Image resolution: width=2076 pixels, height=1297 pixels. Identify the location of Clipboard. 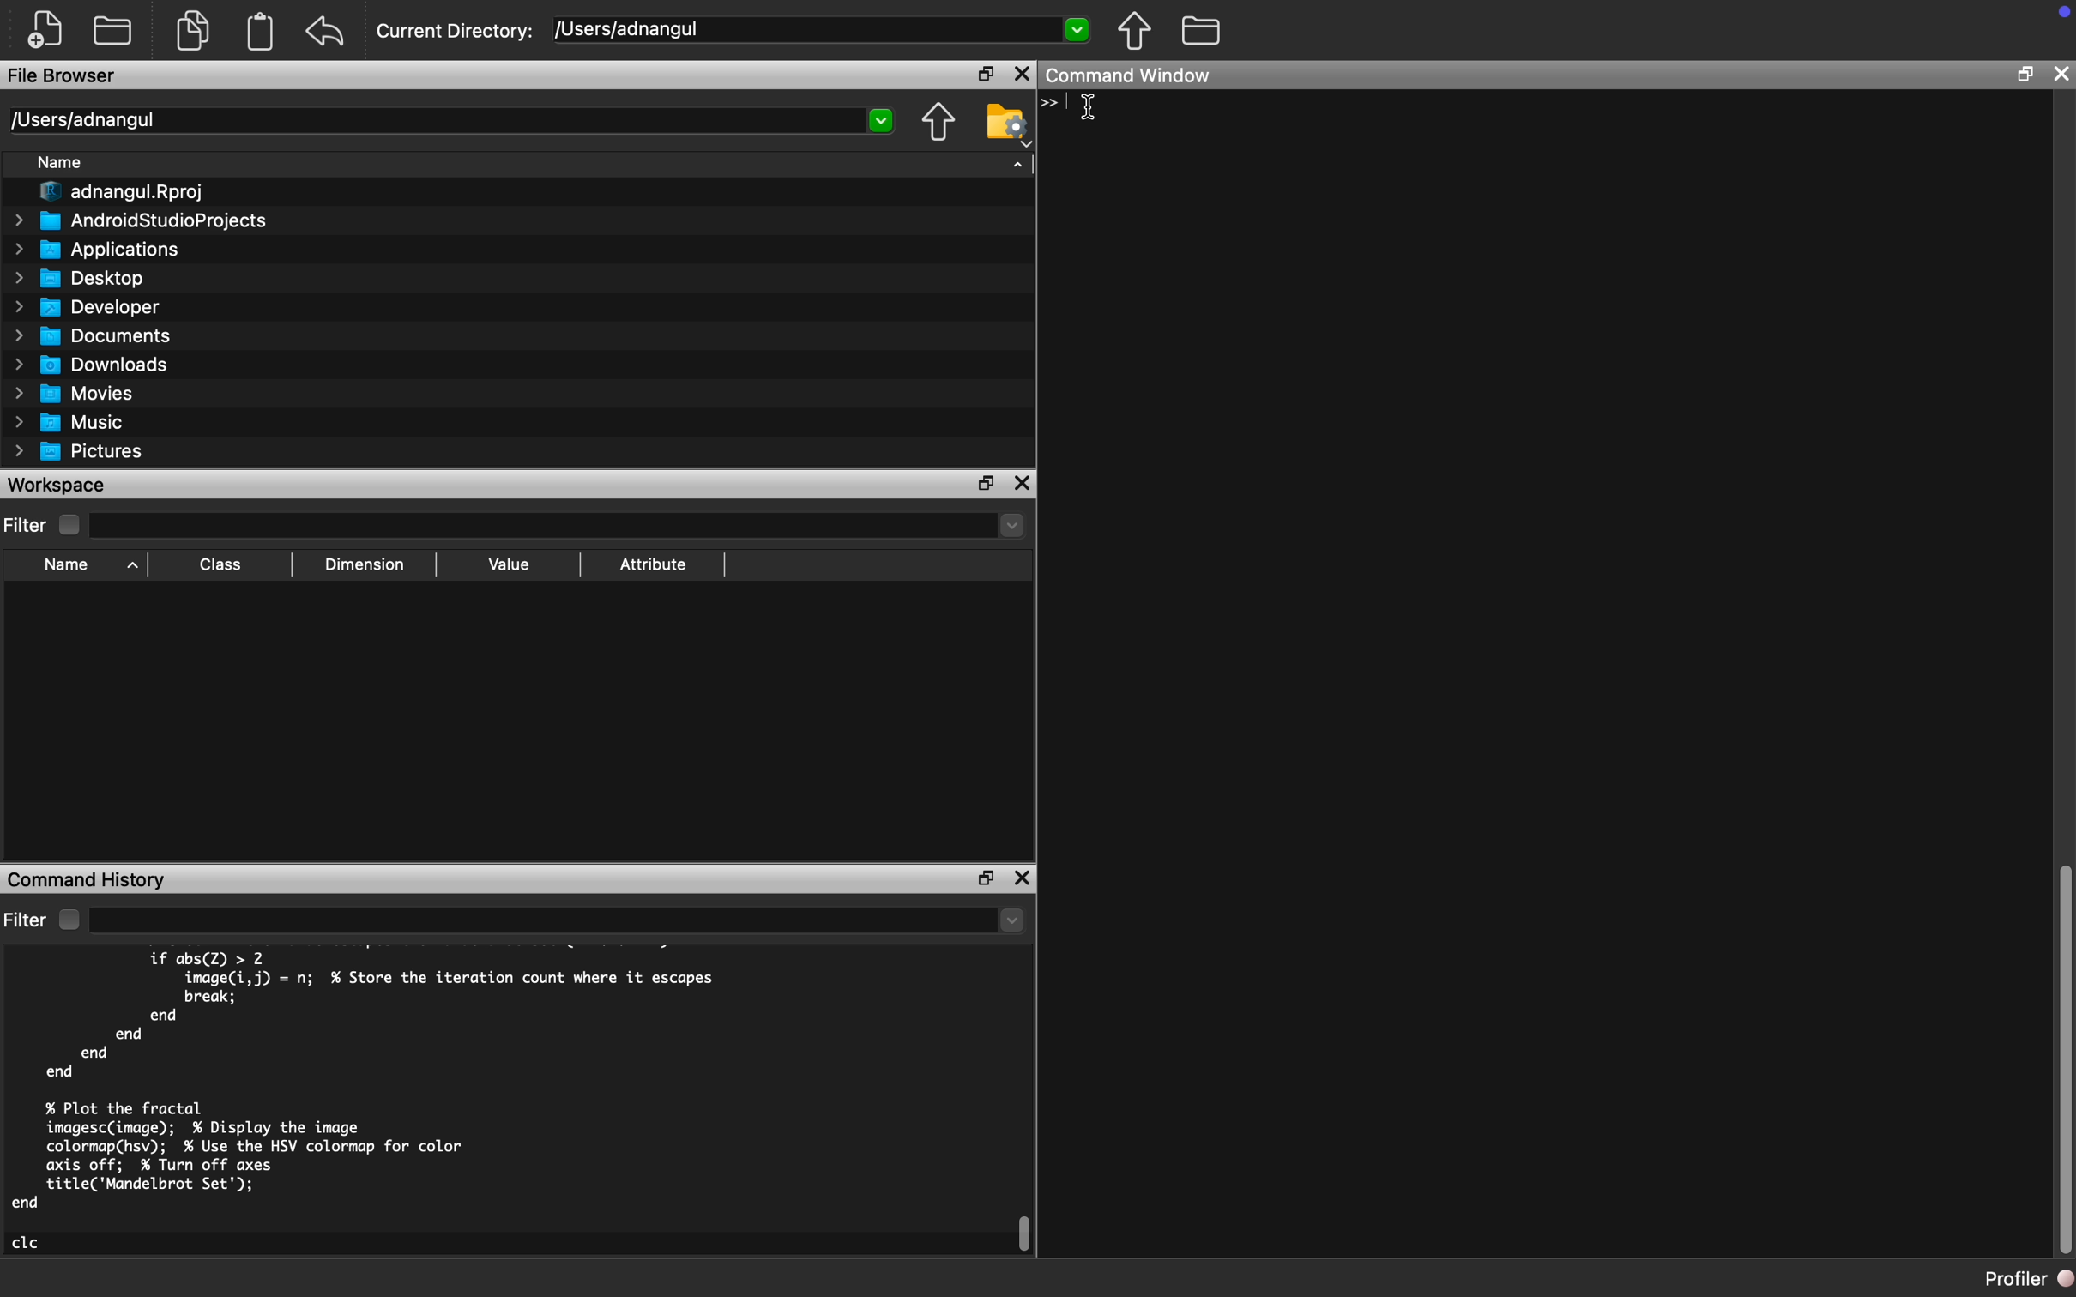
(261, 36).